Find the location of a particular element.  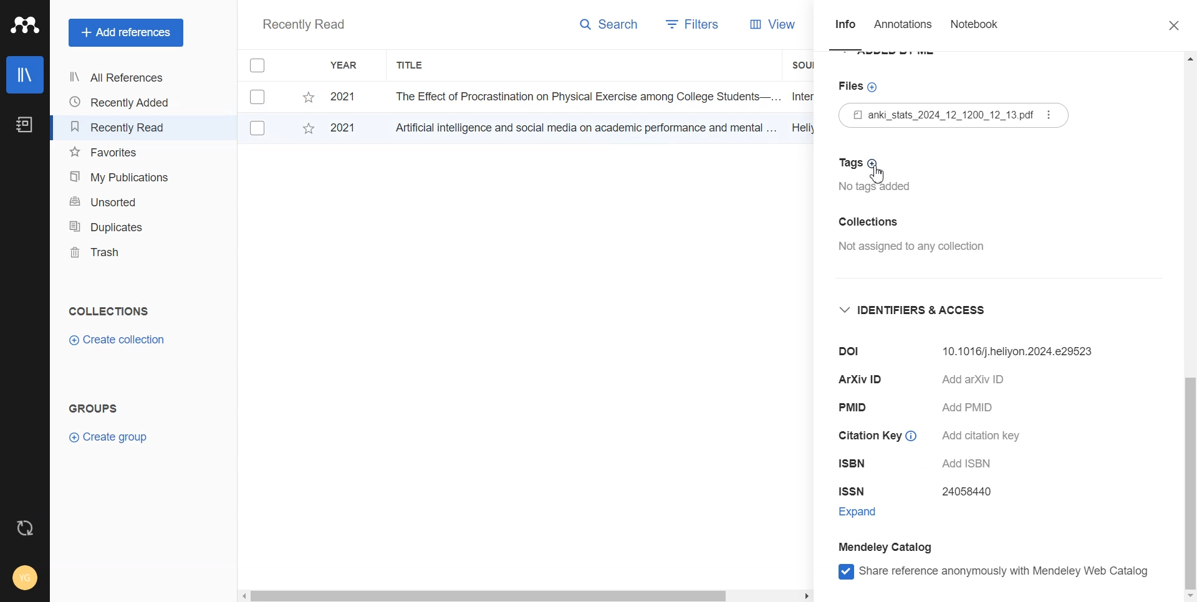

All References is located at coordinates (122, 77).